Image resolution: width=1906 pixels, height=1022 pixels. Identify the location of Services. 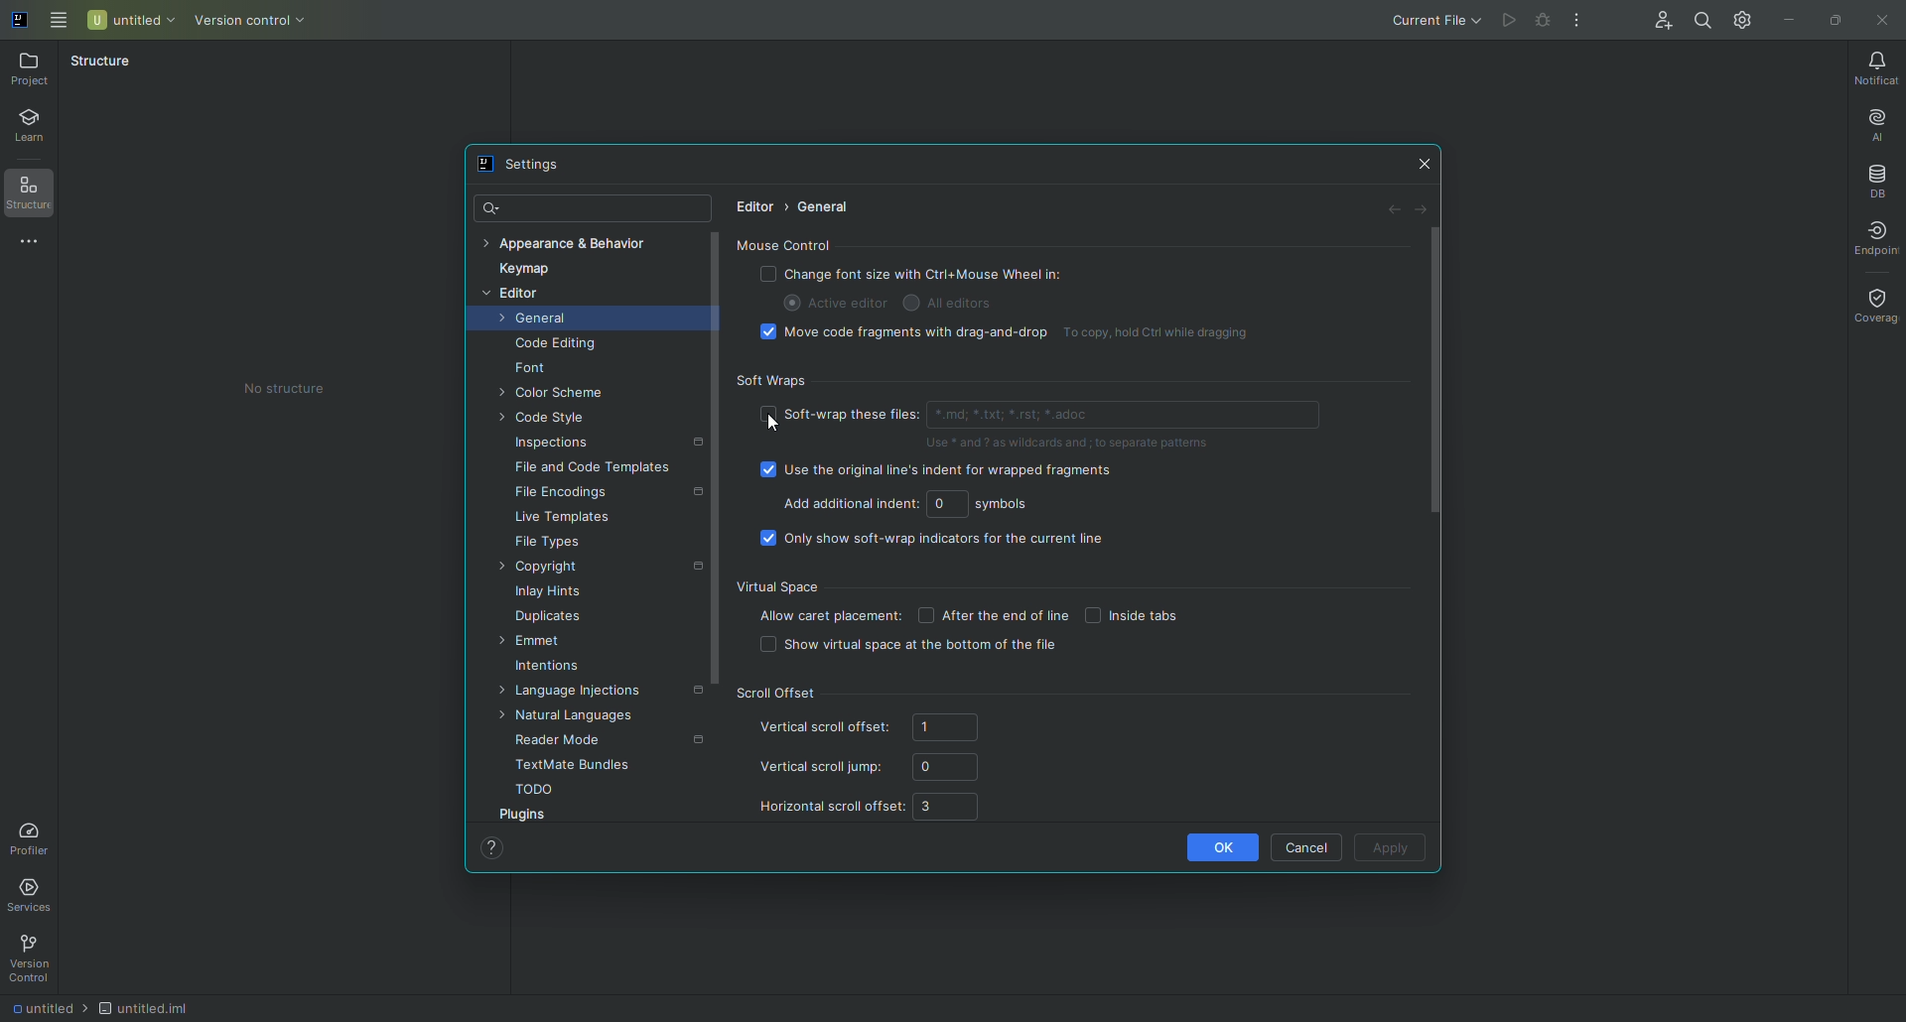
(42, 895).